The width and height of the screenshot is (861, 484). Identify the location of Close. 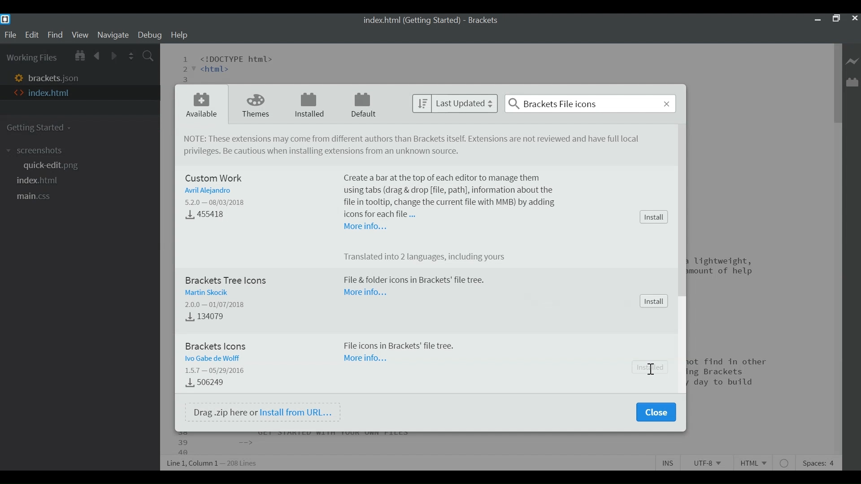
(656, 412).